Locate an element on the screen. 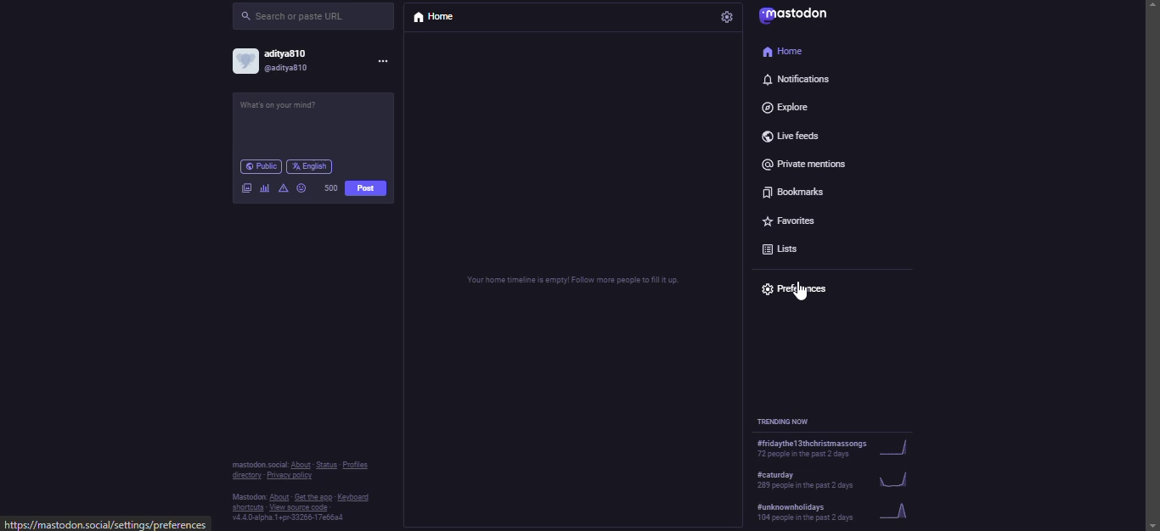  lists is located at coordinates (779, 247).